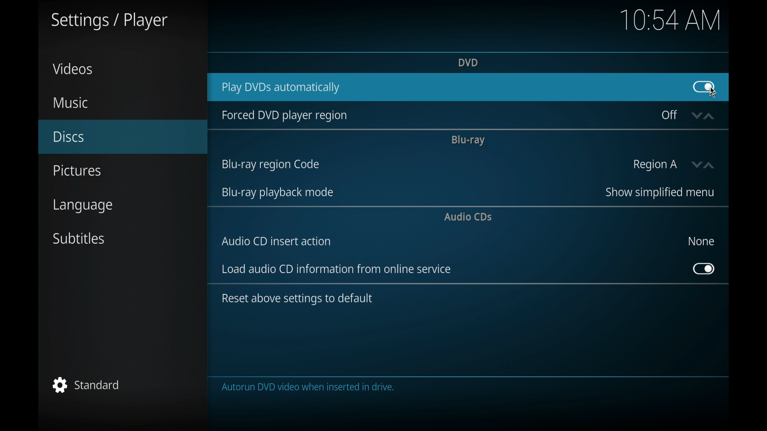  I want to click on settings/player, so click(109, 22).